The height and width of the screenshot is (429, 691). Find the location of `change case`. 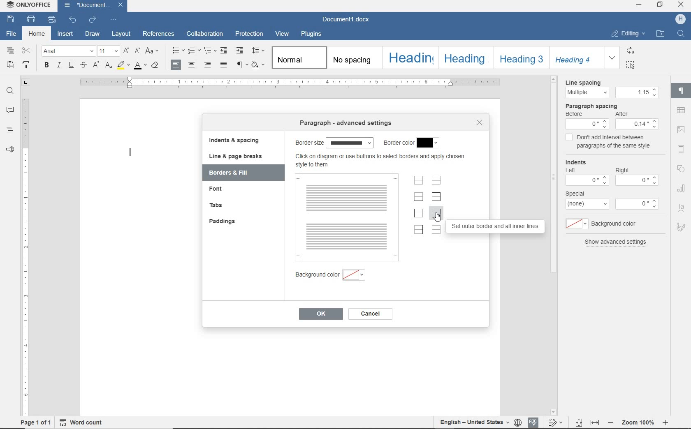

change case is located at coordinates (153, 51).